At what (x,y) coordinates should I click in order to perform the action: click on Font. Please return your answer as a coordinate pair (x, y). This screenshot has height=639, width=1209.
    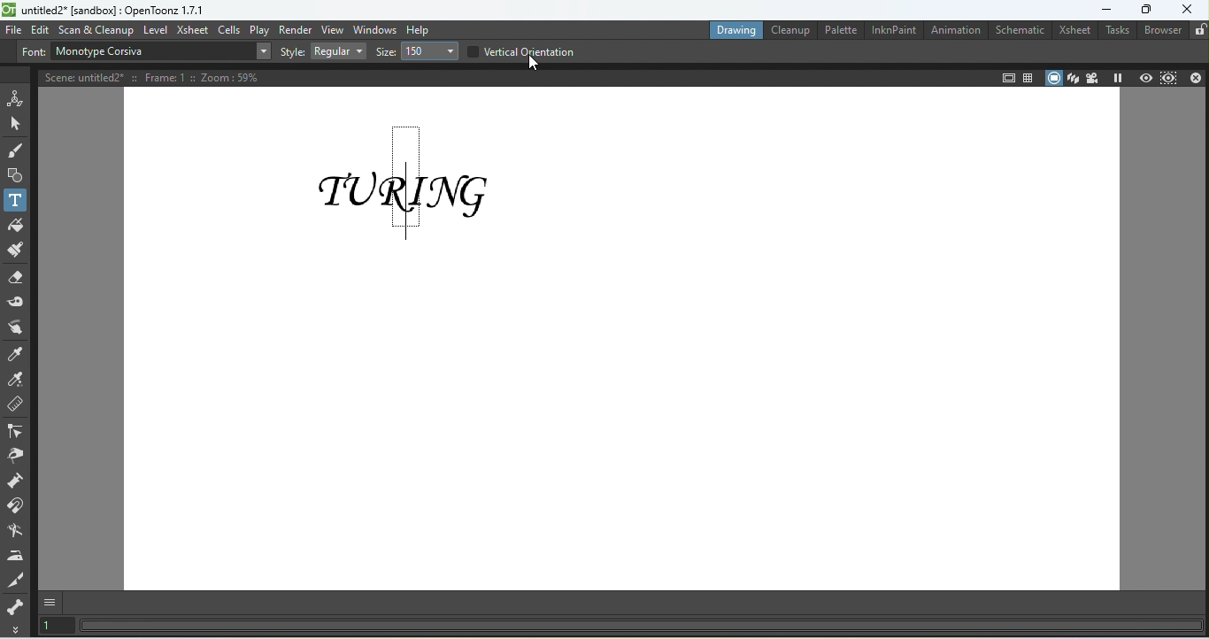
    Looking at the image, I should click on (32, 53).